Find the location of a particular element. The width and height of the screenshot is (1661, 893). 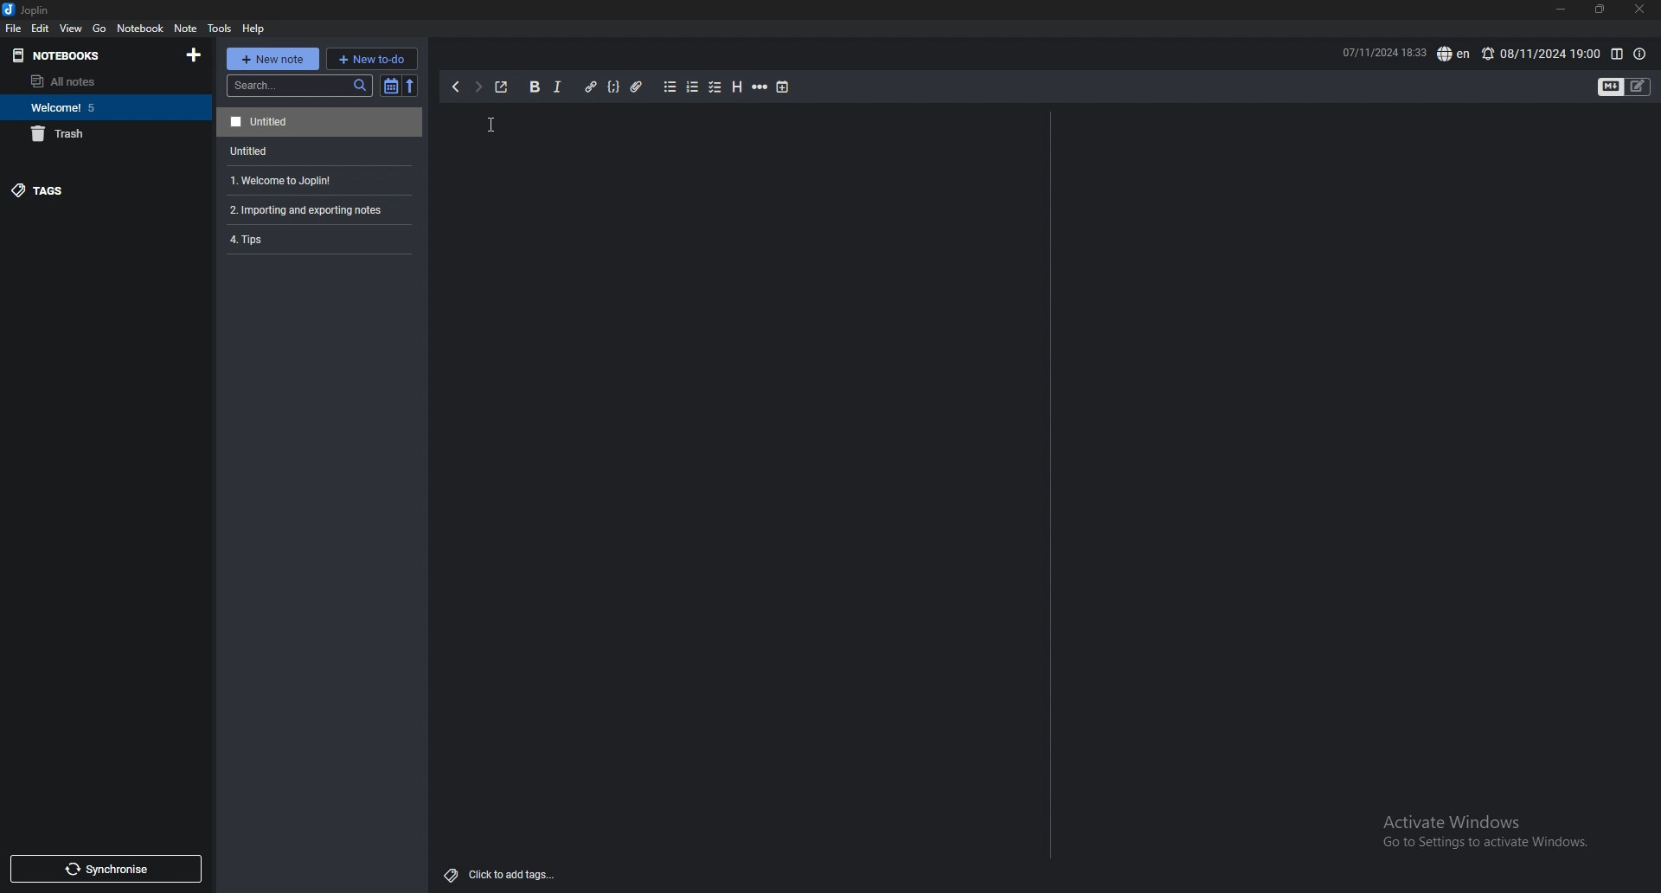

minimize is located at coordinates (1562, 10).